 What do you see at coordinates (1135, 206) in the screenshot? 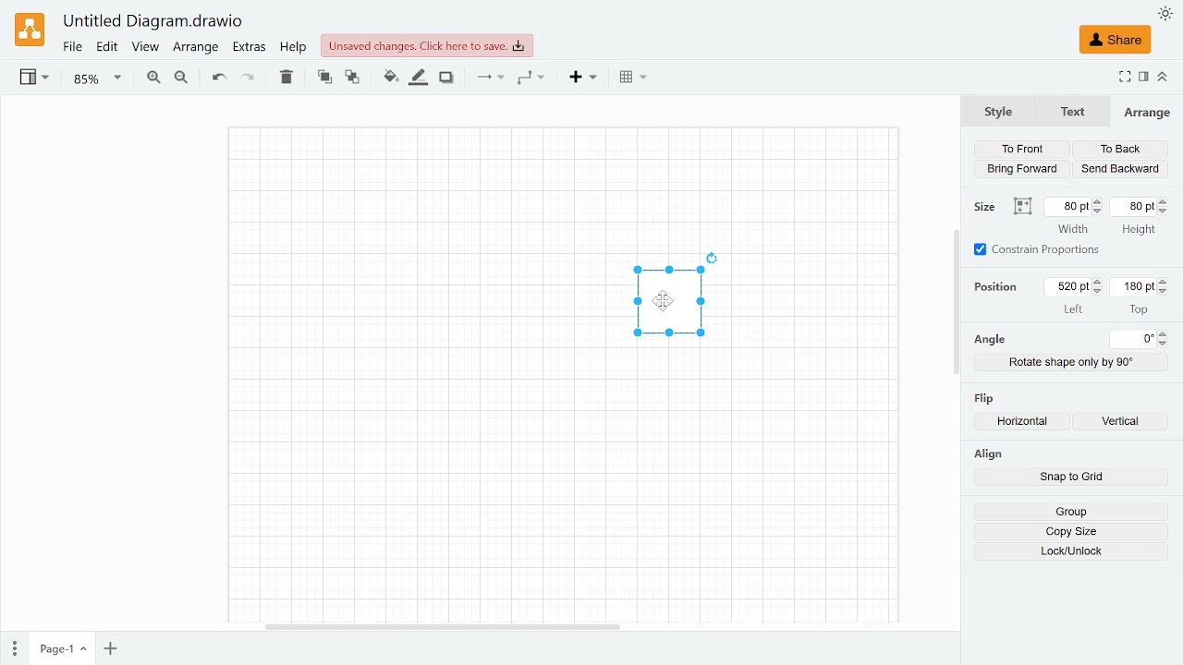
I see `Current height` at bounding box center [1135, 206].